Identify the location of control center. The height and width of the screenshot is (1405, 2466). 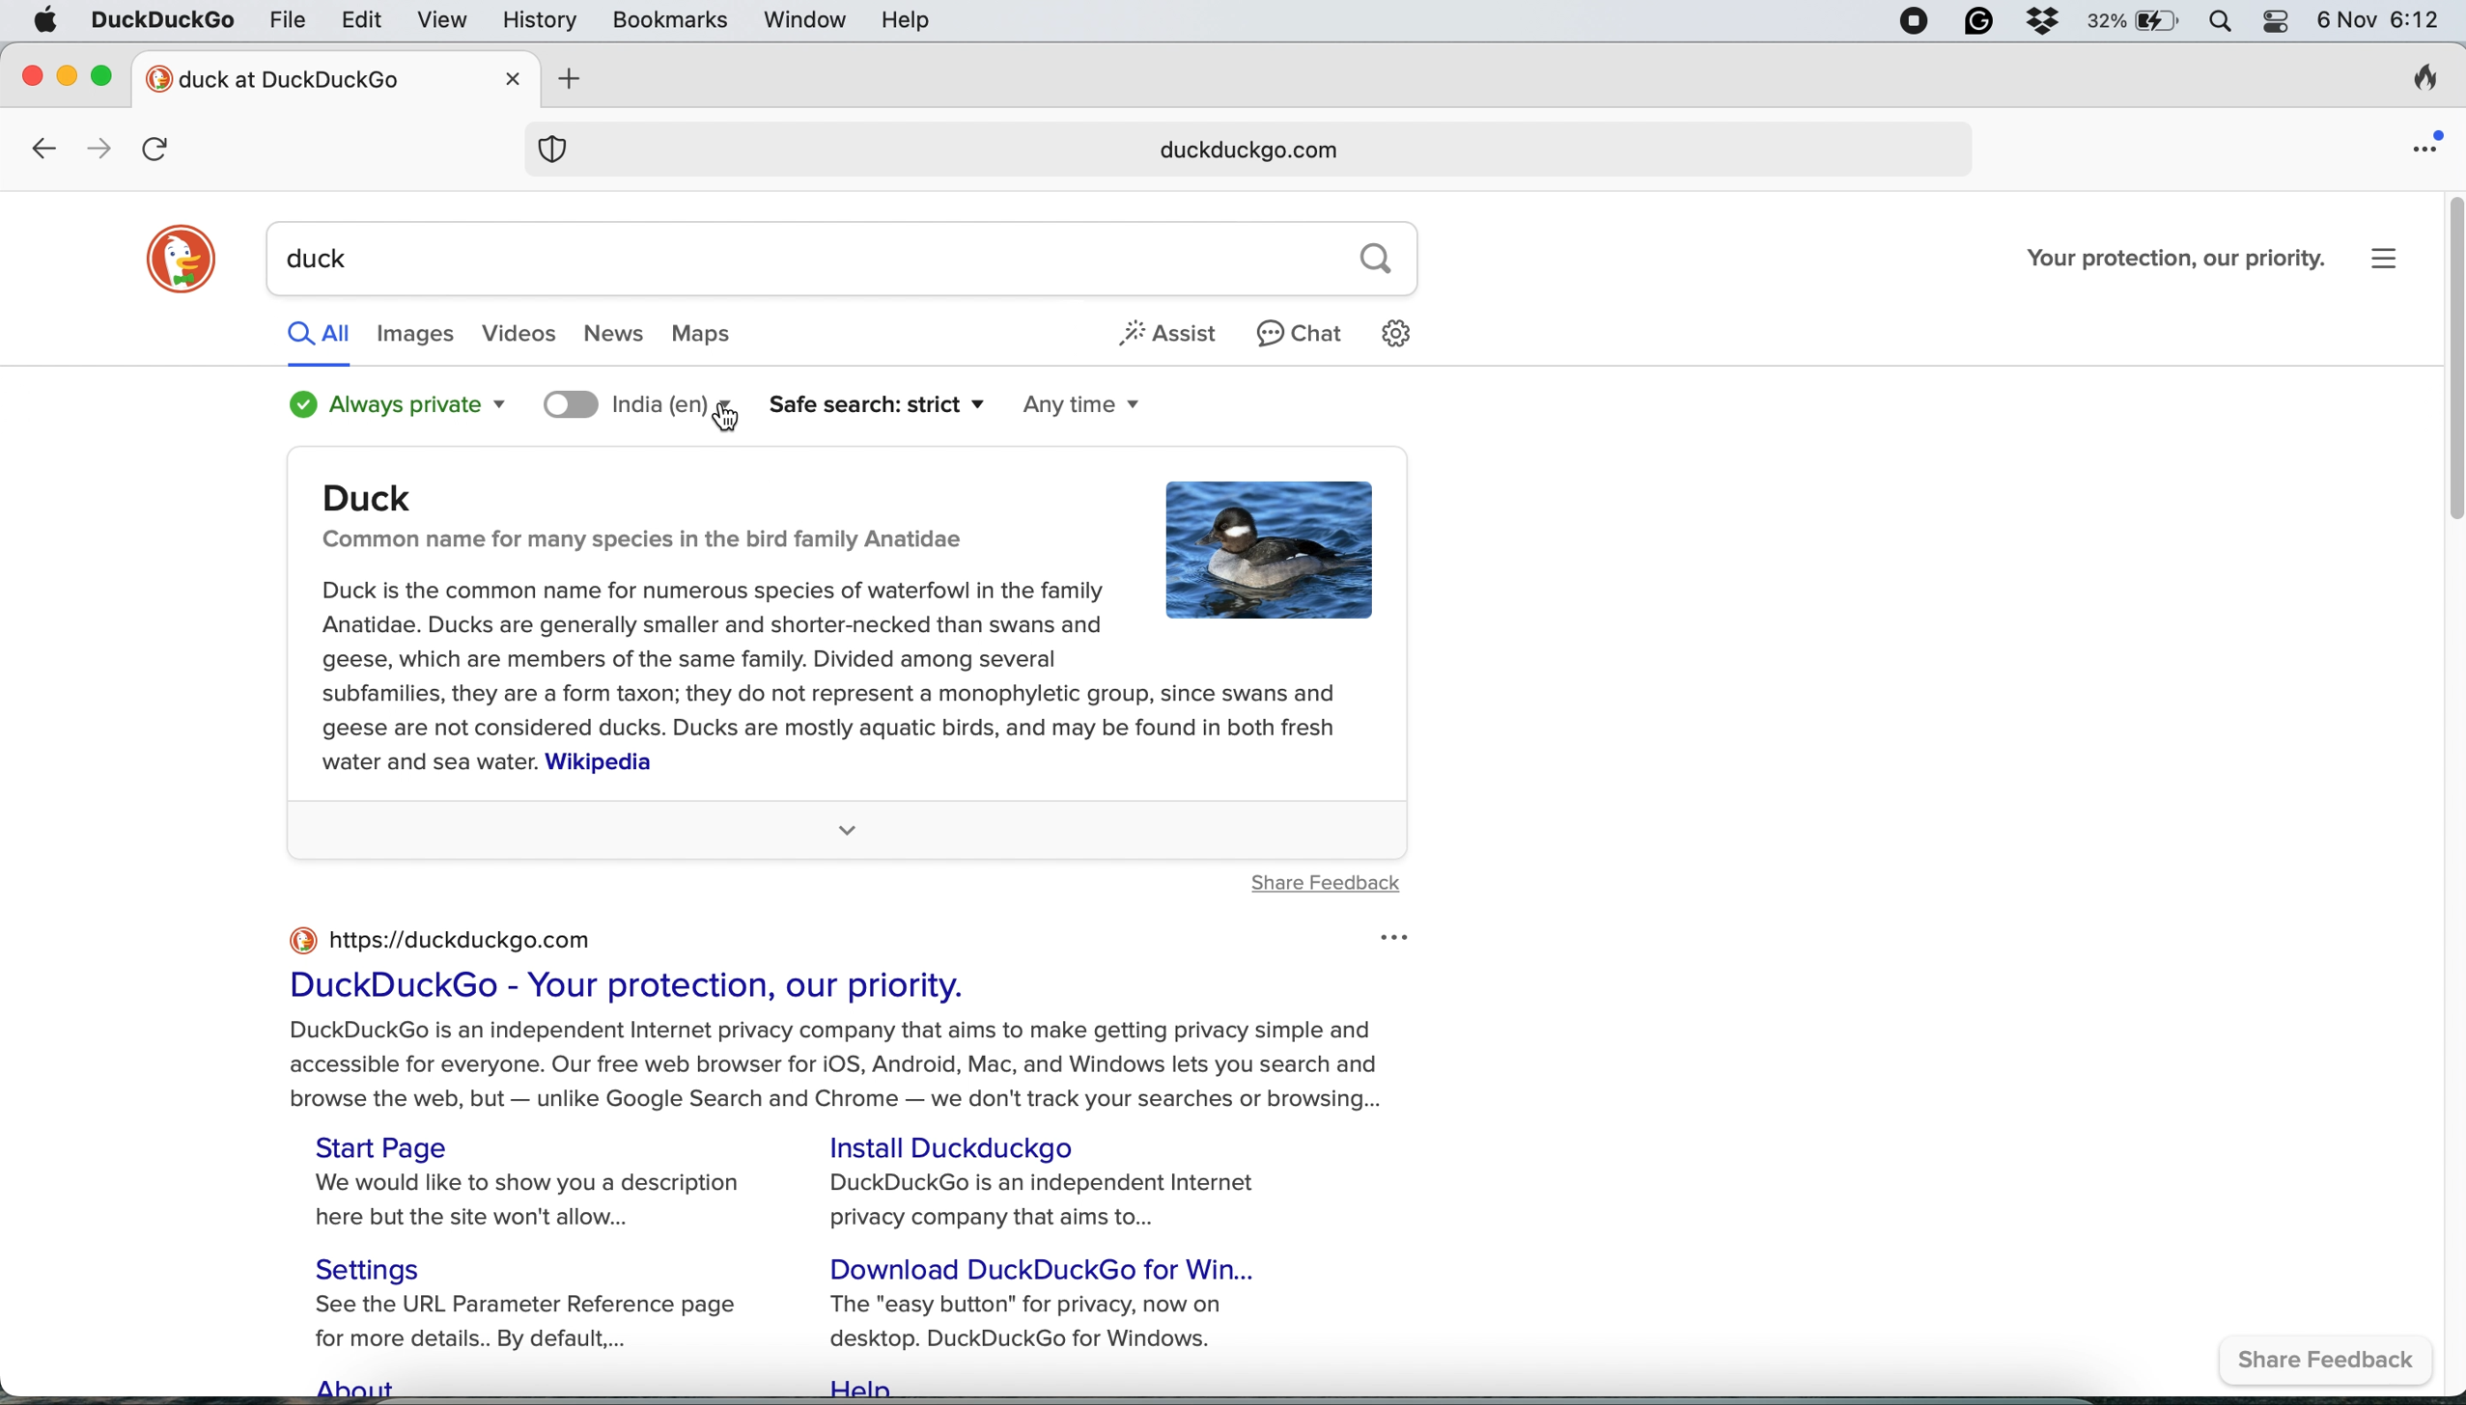
(2277, 23).